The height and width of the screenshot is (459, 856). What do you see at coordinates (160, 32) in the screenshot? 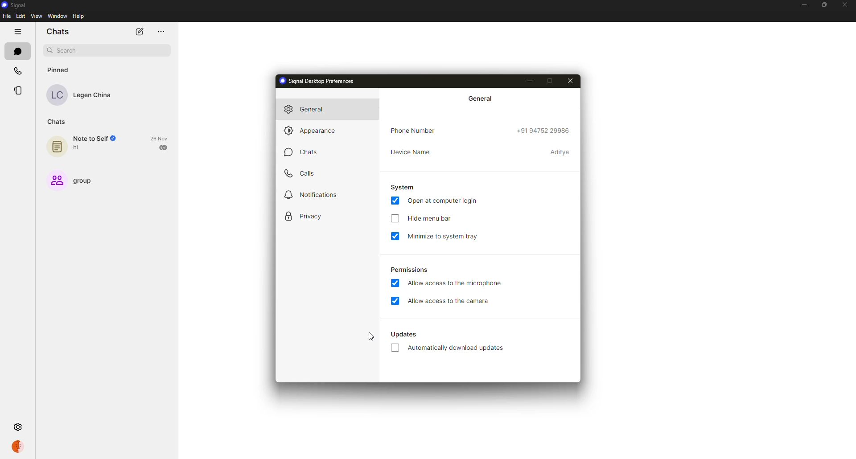
I see `more` at bounding box center [160, 32].